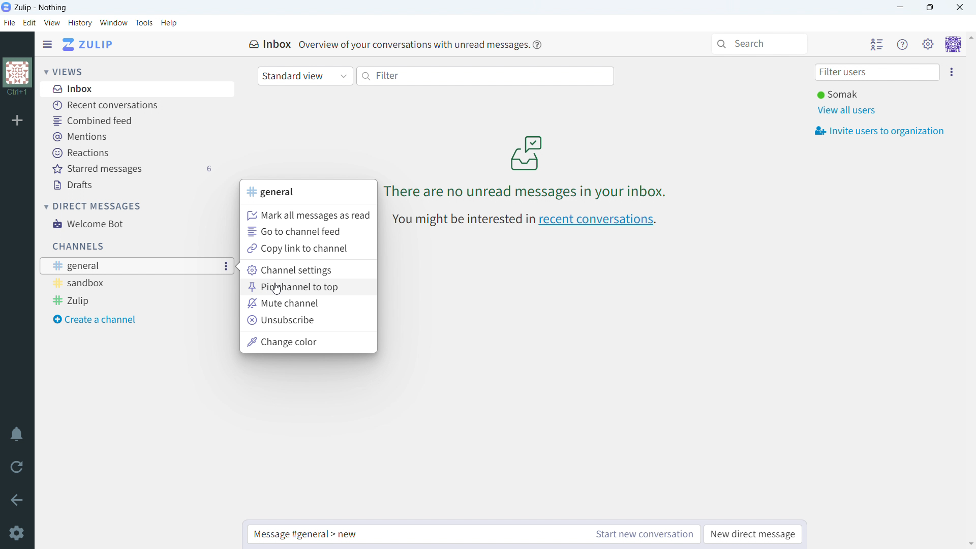  What do you see at coordinates (901, 8) in the screenshot?
I see `minimize` at bounding box center [901, 8].